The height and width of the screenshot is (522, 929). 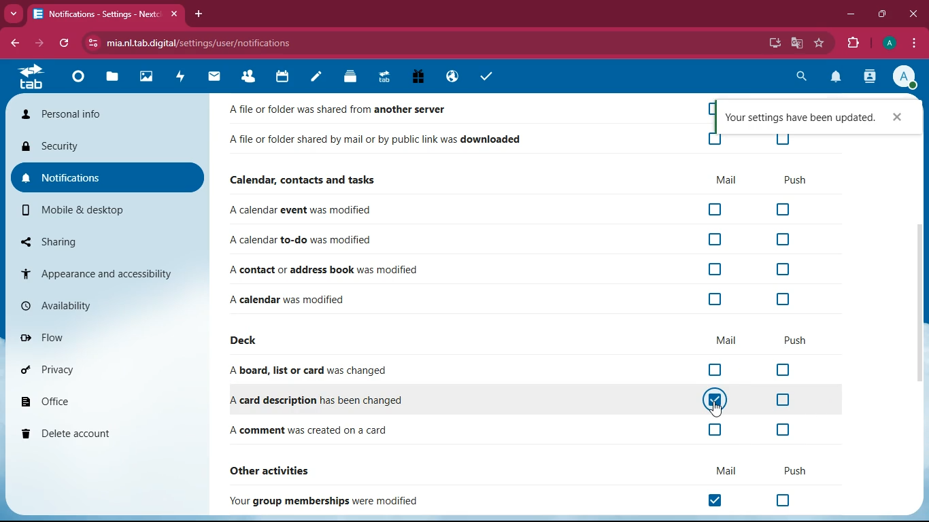 What do you see at coordinates (173, 14) in the screenshot?
I see `close` at bounding box center [173, 14].